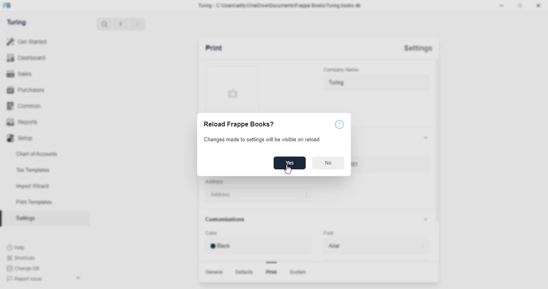 This screenshot has width=548, height=289. What do you see at coordinates (10, 6) in the screenshot?
I see `frappe books logo` at bounding box center [10, 6].